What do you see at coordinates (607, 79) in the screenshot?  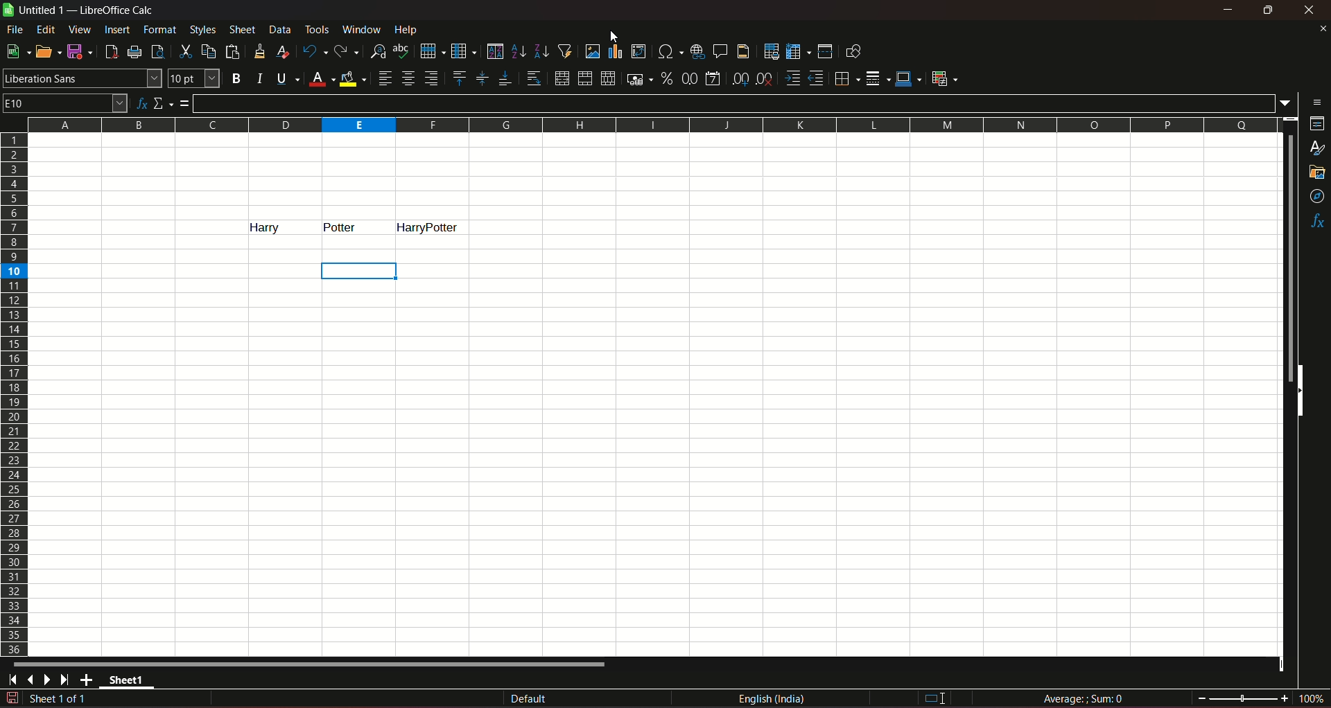 I see `unmerge` at bounding box center [607, 79].